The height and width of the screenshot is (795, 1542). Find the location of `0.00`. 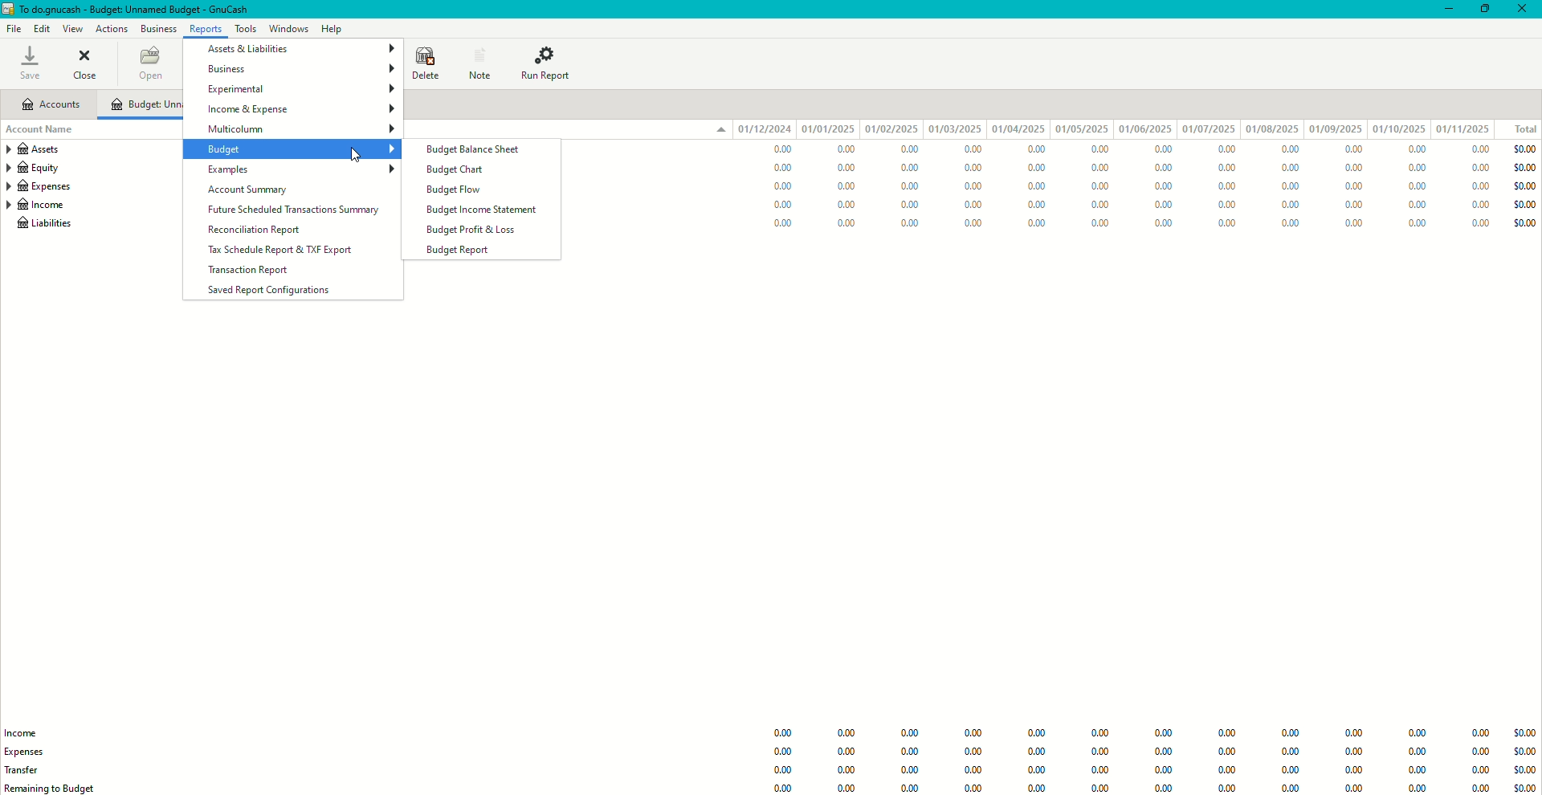

0.00 is located at coordinates (851, 205).